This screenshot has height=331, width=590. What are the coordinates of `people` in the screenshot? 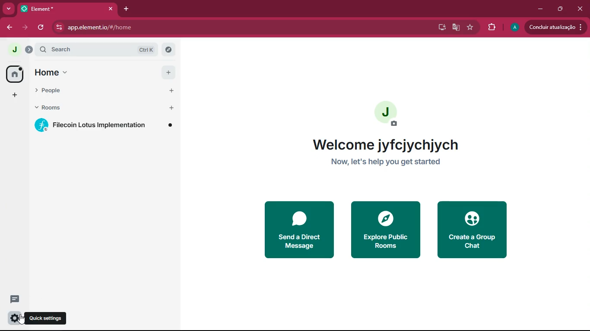 It's located at (84, 91).